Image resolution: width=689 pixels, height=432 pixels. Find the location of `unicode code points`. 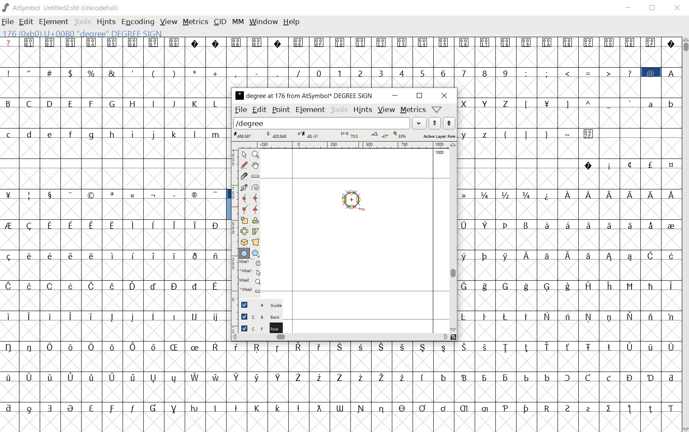

unicode code points is located at coordinates (101, 42).